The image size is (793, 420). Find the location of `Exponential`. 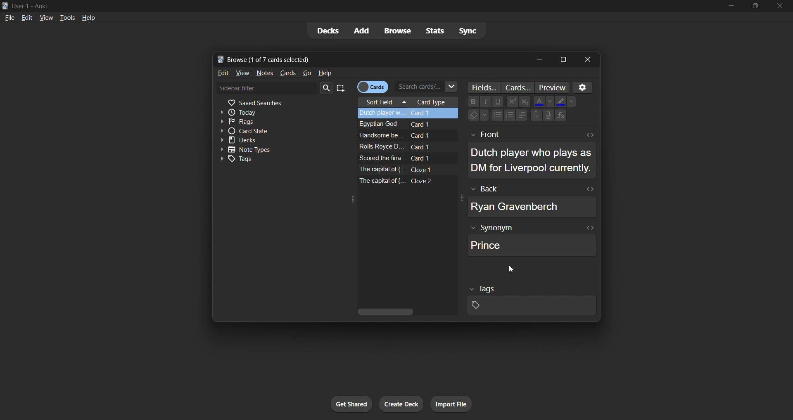

Exponential is located at coordinates (524, 101).